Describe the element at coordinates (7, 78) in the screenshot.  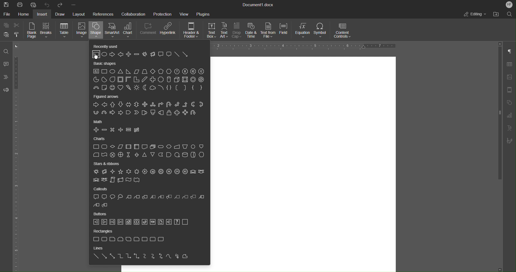
I see `Headings` at that location.